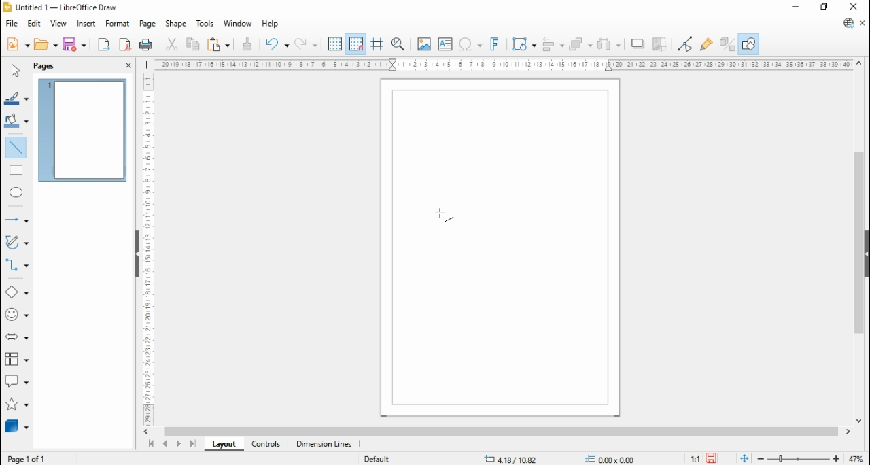 Image resolution: width=870 pixels, height=465 pixels. What do you see at coordinates (519, 459) in the screenshot?
I see `-21.10/14.59` at bounding box center [519, 459].